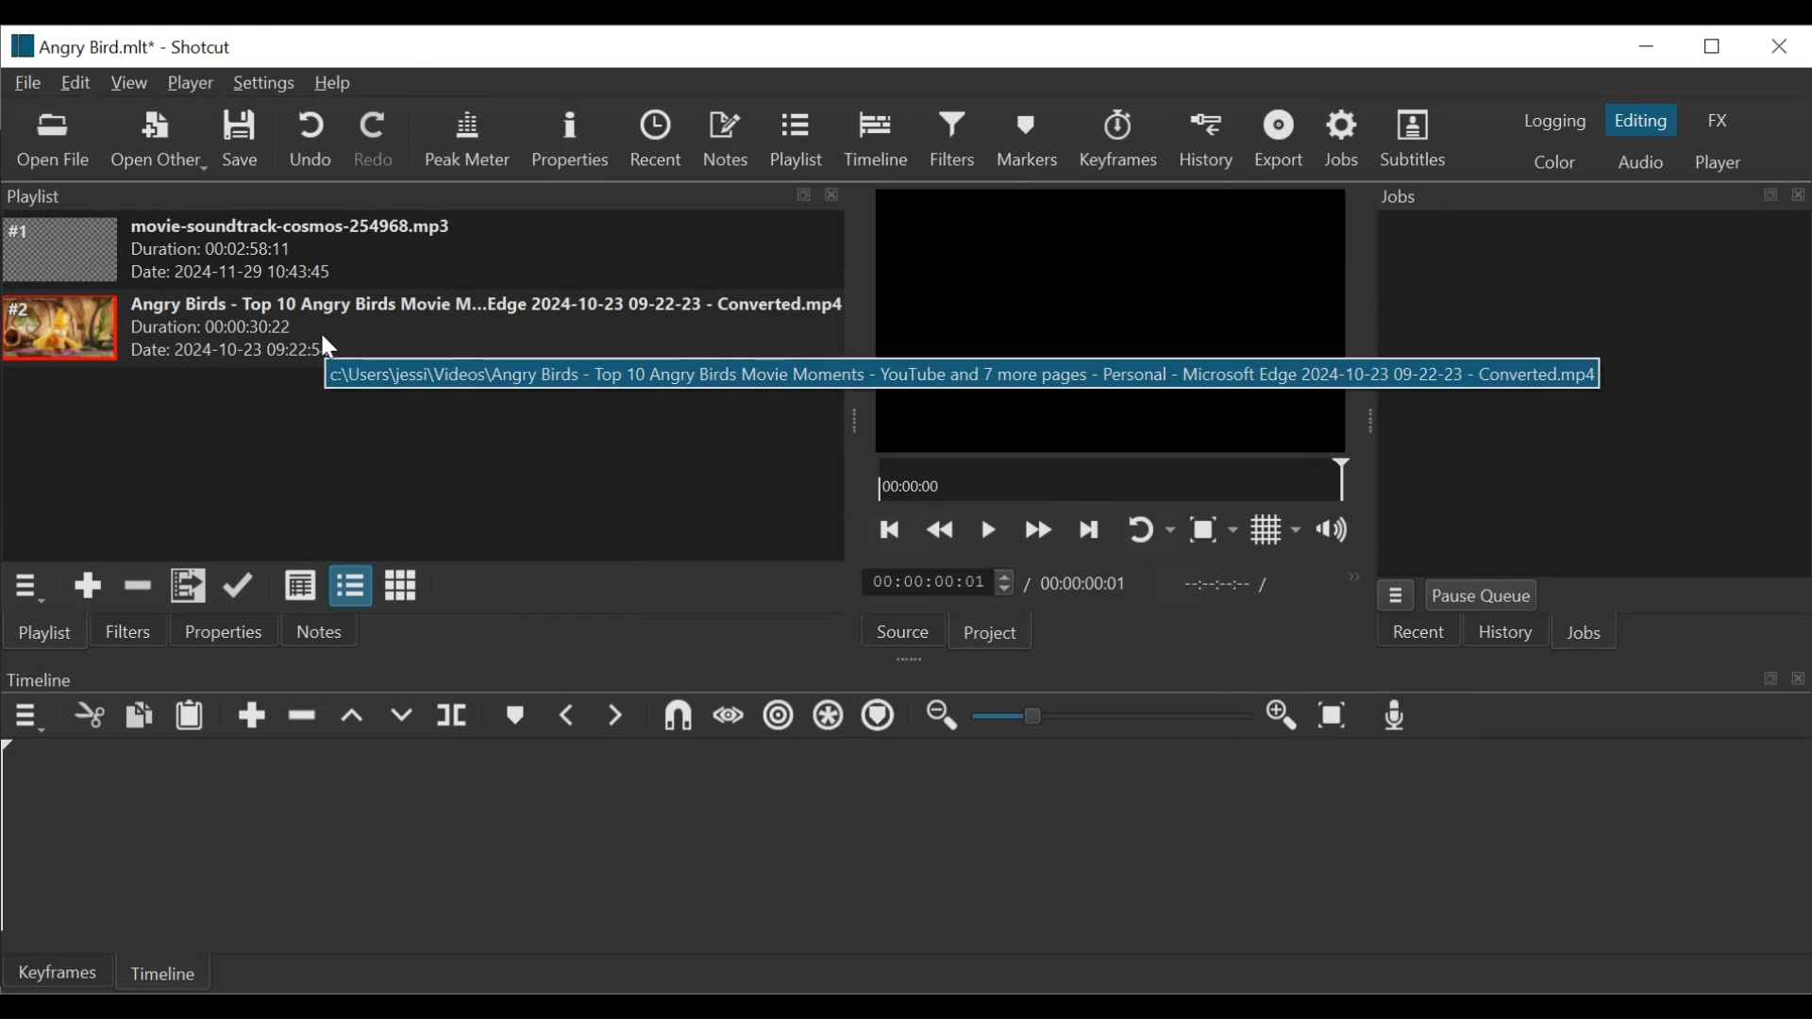 The width and height of the screenshot is (1812, 1019). What do you see at coordinates (1414, 635) in the screenshot?
I see `Recent` at bounding box center [1414, 635].